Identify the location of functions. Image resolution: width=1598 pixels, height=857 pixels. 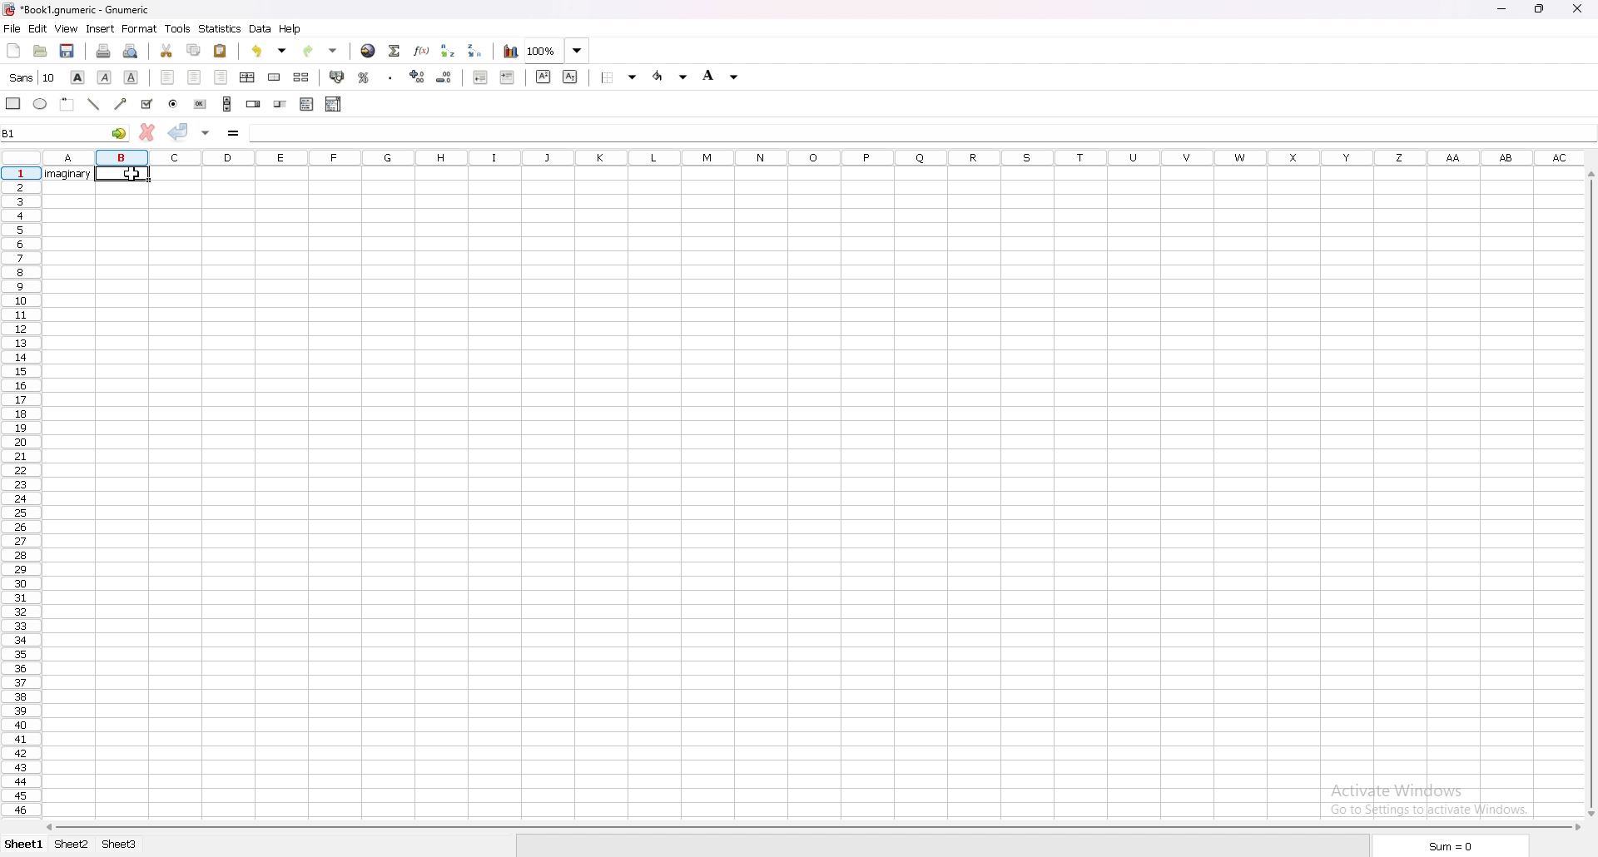
(421, 51).